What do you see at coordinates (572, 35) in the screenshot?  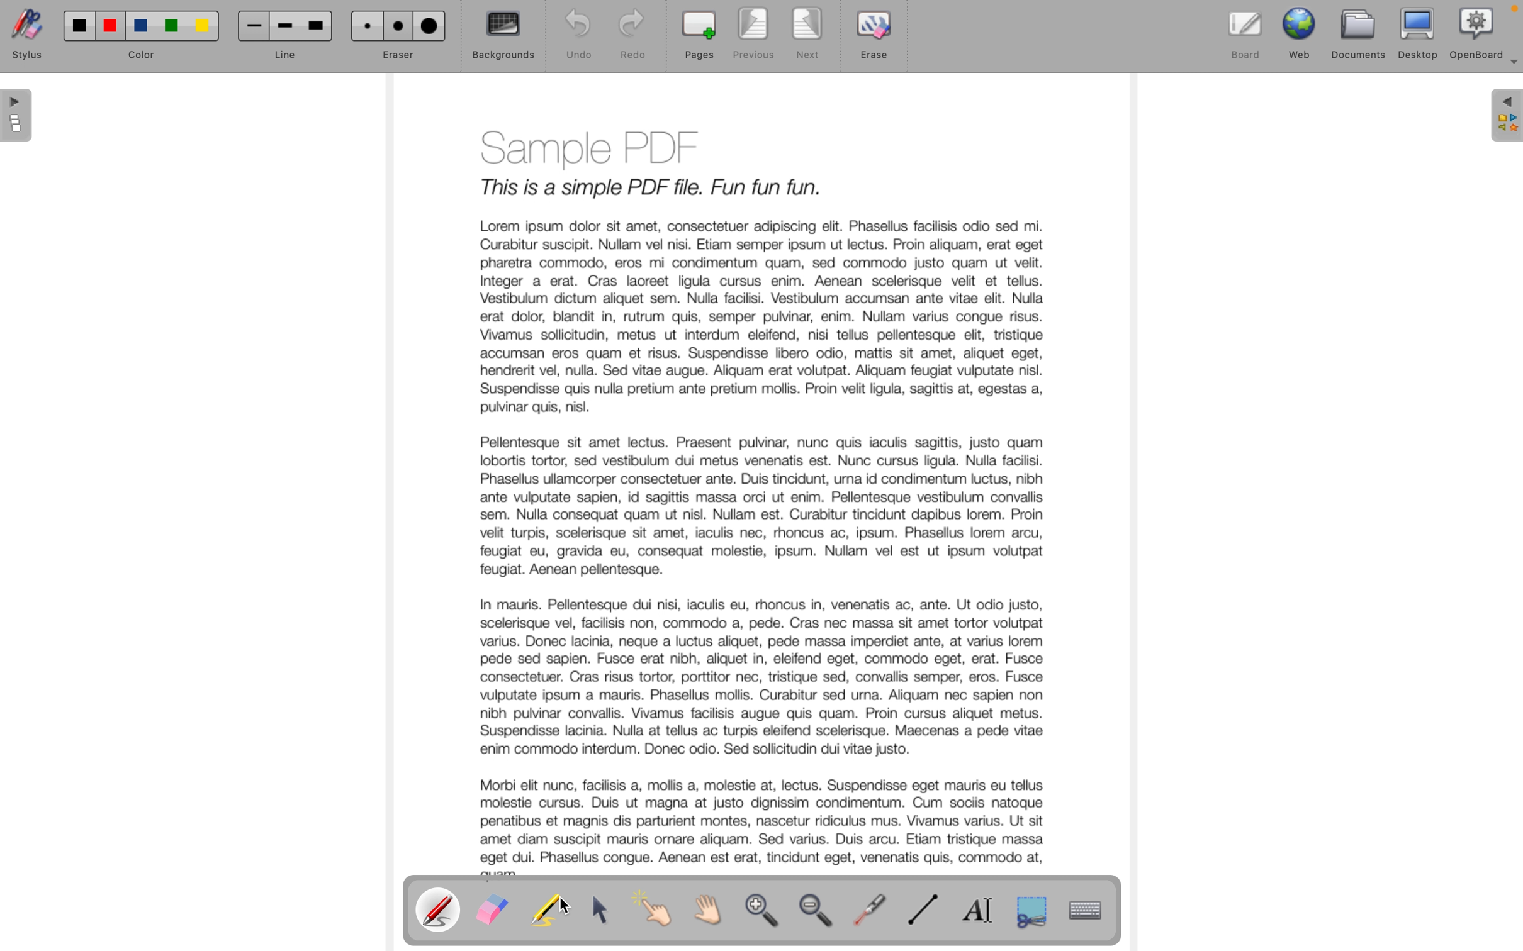 I see `undo` at bounding box center [572, 35].